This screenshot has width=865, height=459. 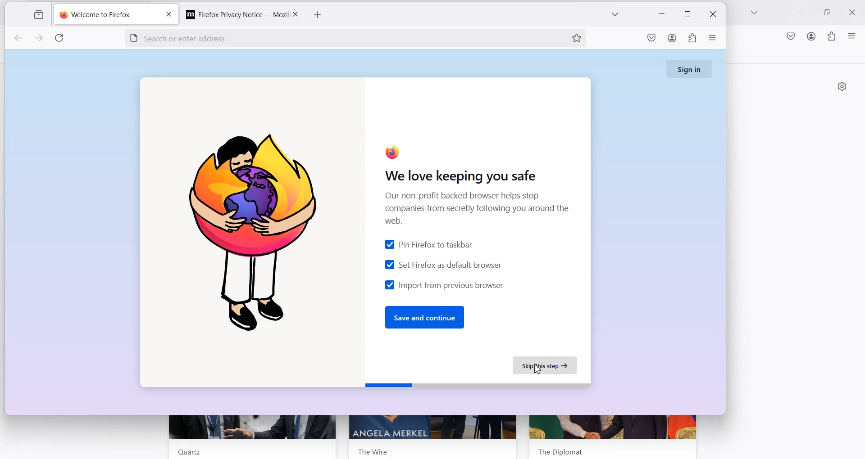 What do you see at coordinates (860, 112) in the screenshot?
I see `vertical scrollbar` at bounding box center [860, 112].